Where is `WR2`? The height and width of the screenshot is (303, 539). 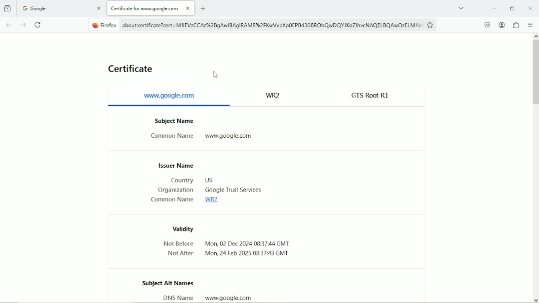 WR2 is located at coordinates (275, 95).